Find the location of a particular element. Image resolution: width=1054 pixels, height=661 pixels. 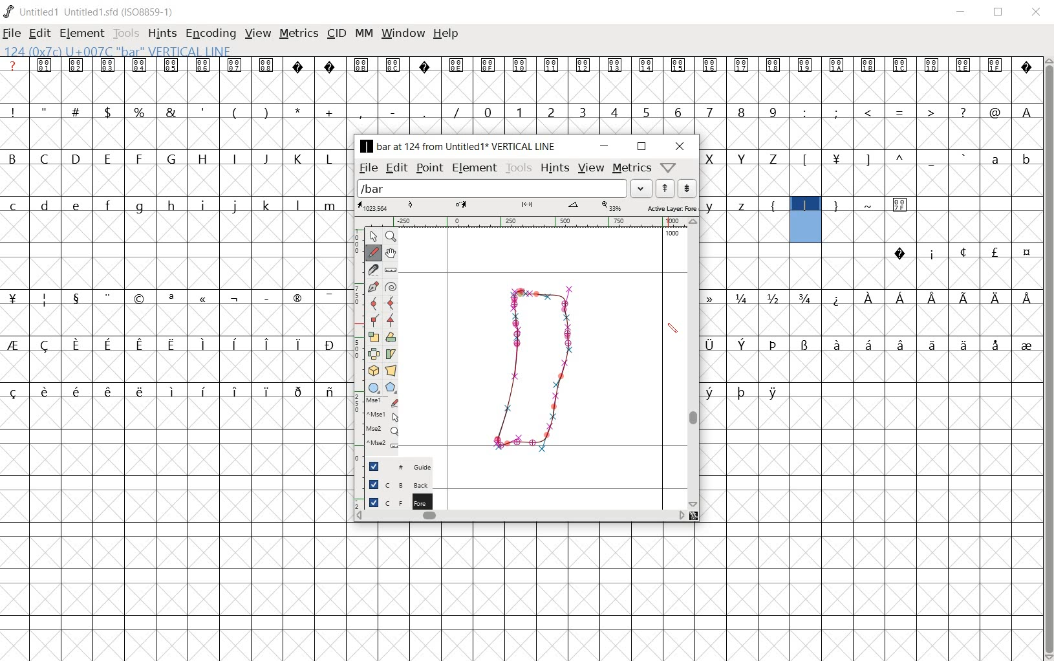

glyph for a vertical bar created is located at coordinates (535, 374).